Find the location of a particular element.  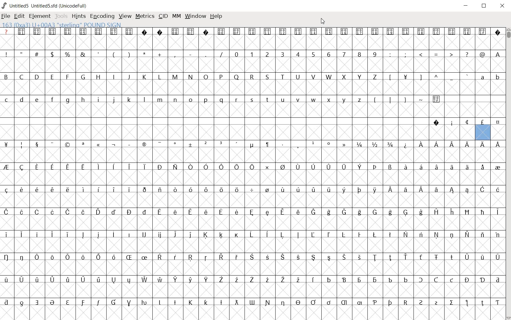

Symbol is located at coordinates (298, 167).